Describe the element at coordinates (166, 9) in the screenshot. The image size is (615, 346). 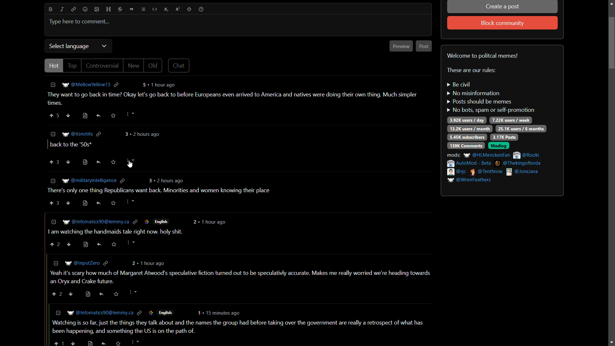
I see `subscript` at that location.